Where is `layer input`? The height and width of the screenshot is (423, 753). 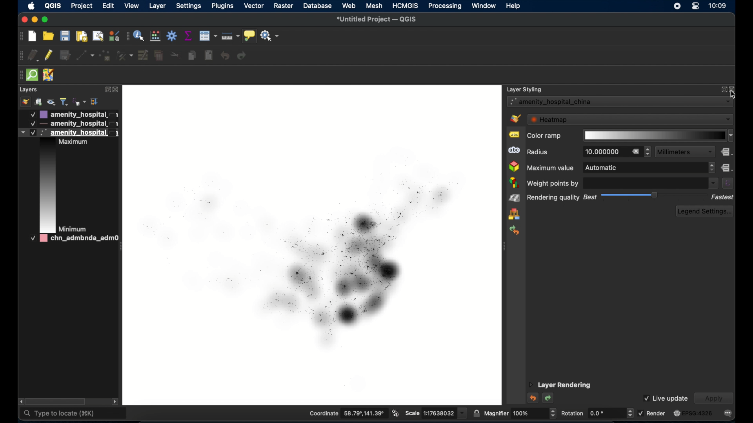
layer input is located at coordinates (620, 102).